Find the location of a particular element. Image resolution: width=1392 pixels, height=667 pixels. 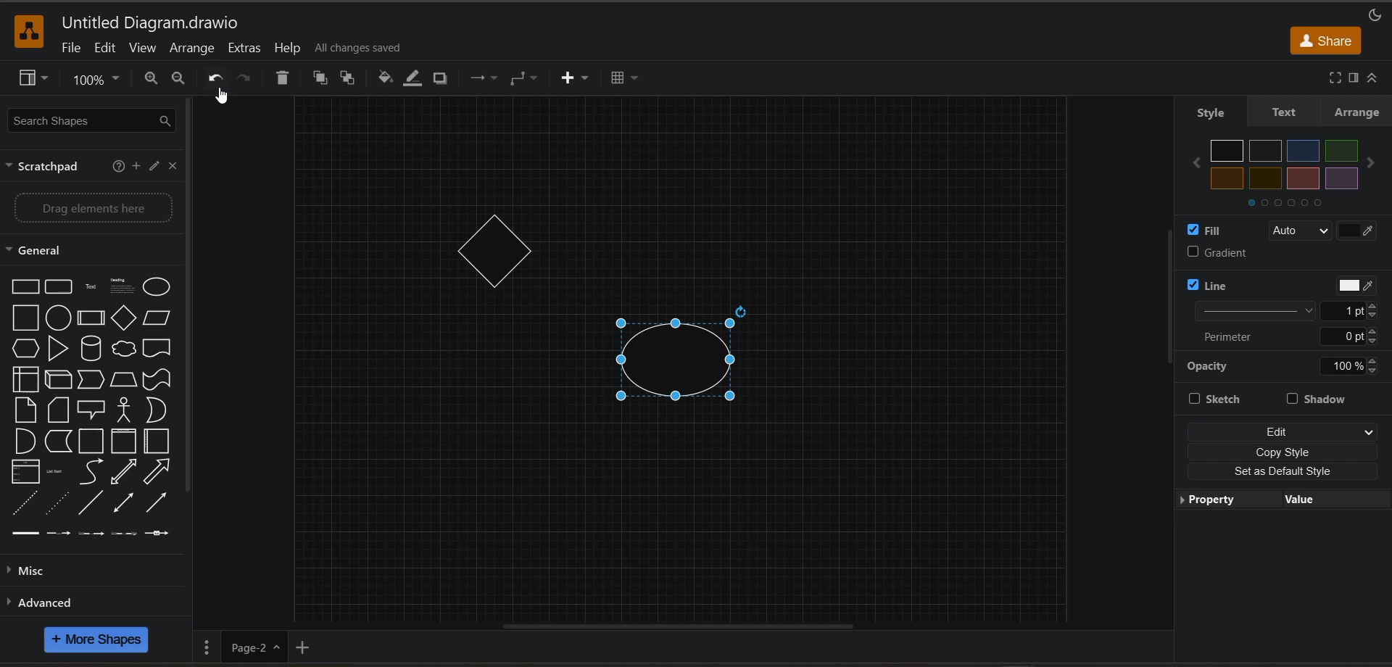

add is located at coordinates (139, 167).